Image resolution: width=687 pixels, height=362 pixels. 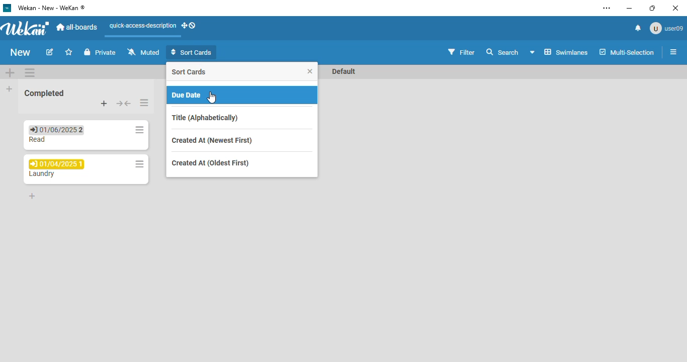 I want to click on multi-selection, so click(x=627, y=52).